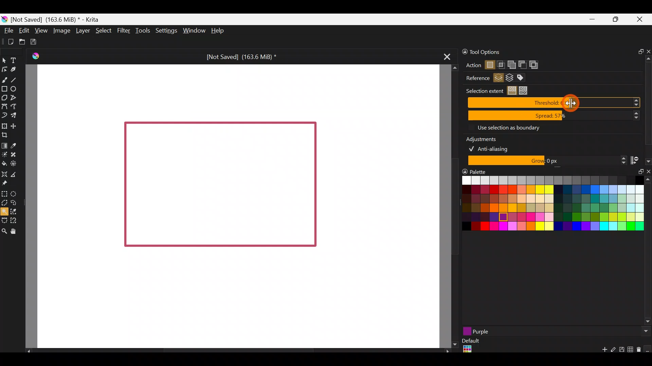  Describe the element at coordinates (4, 155) in the screenshot. I see `Colourise mask tool` at that location.